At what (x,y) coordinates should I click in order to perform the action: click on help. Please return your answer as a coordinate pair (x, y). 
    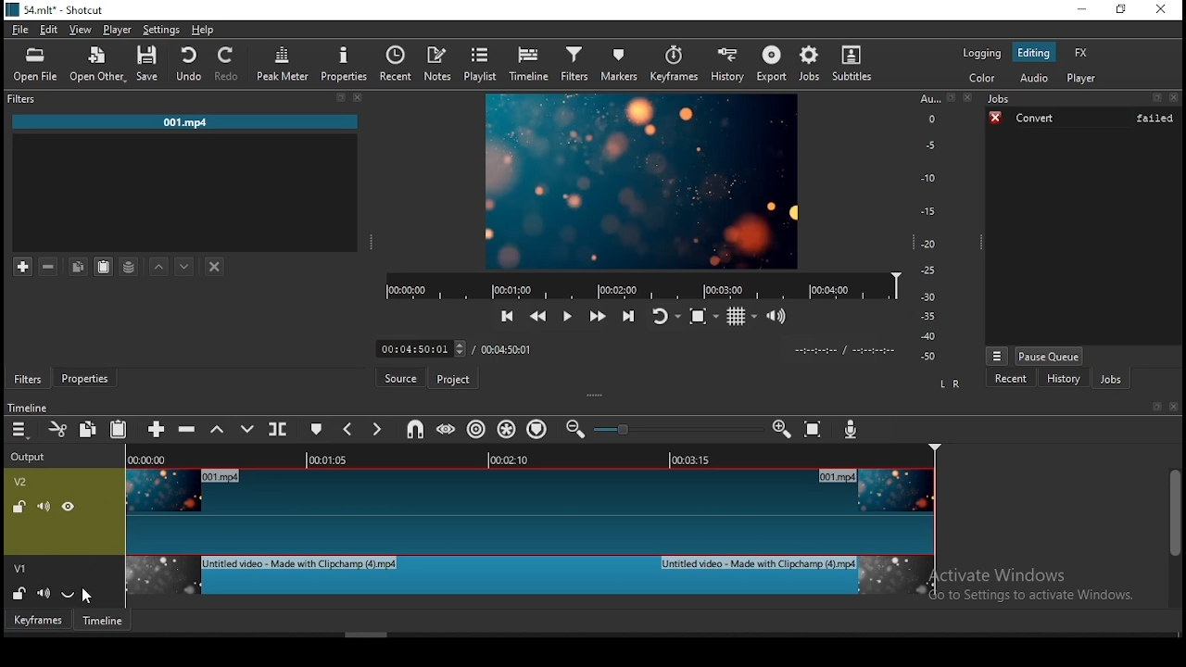
    Looking at the image, I should click on (203, 30).